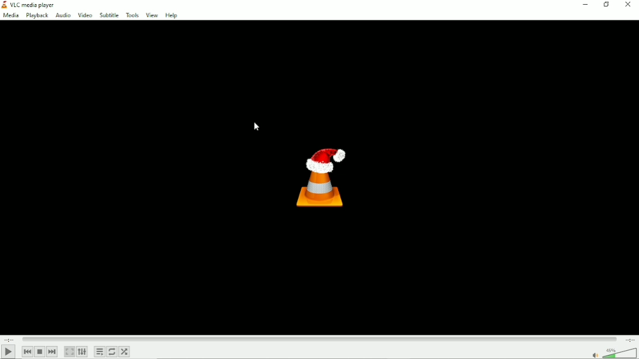 This screenshot has height=359, width=639. I want to click on restore down, so click(606, 5).